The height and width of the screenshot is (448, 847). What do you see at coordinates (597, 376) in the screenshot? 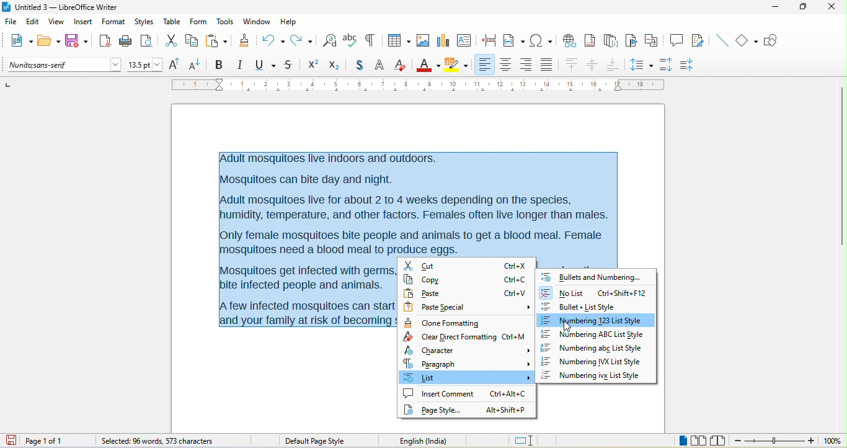
I see `numbering ivx list style` at bounding box center [597, 376].